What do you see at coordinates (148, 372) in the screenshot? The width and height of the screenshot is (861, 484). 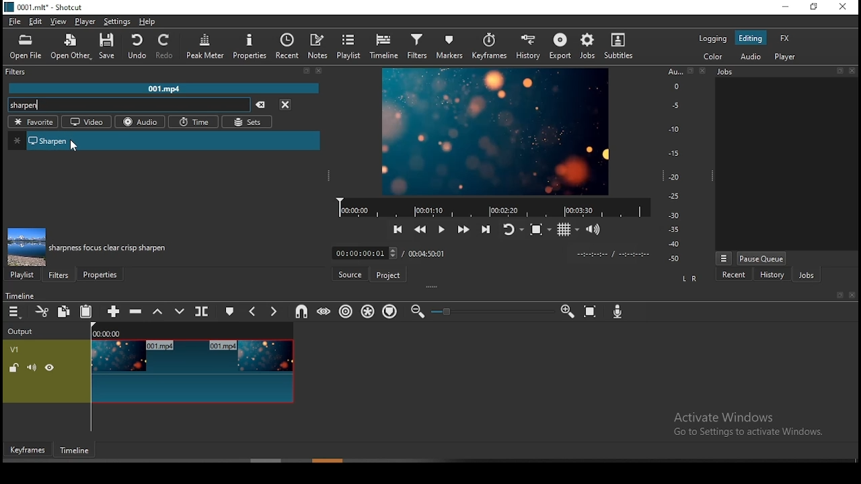 I see `video track ` at bounding box center [148, 372].